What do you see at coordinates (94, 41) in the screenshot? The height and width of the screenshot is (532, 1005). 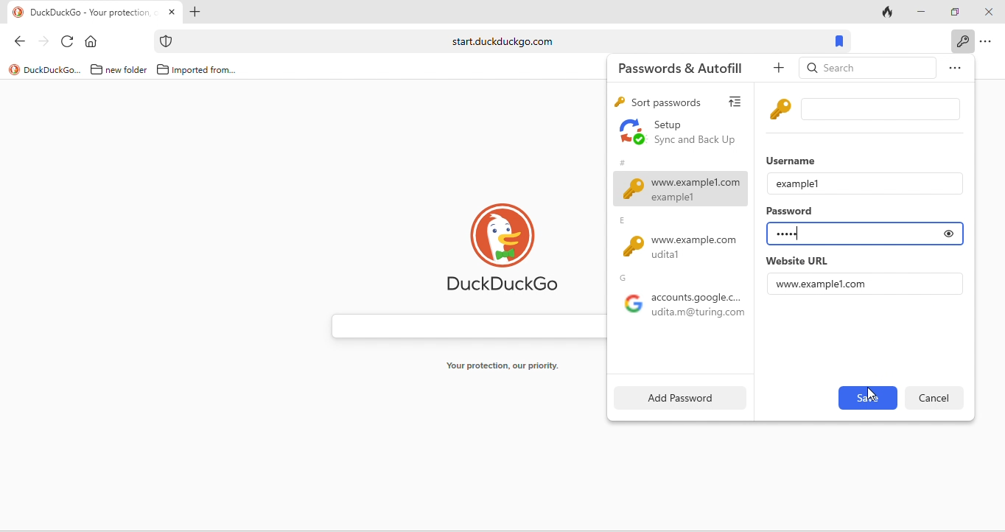 I see `home` at bounding box center [94, 41].